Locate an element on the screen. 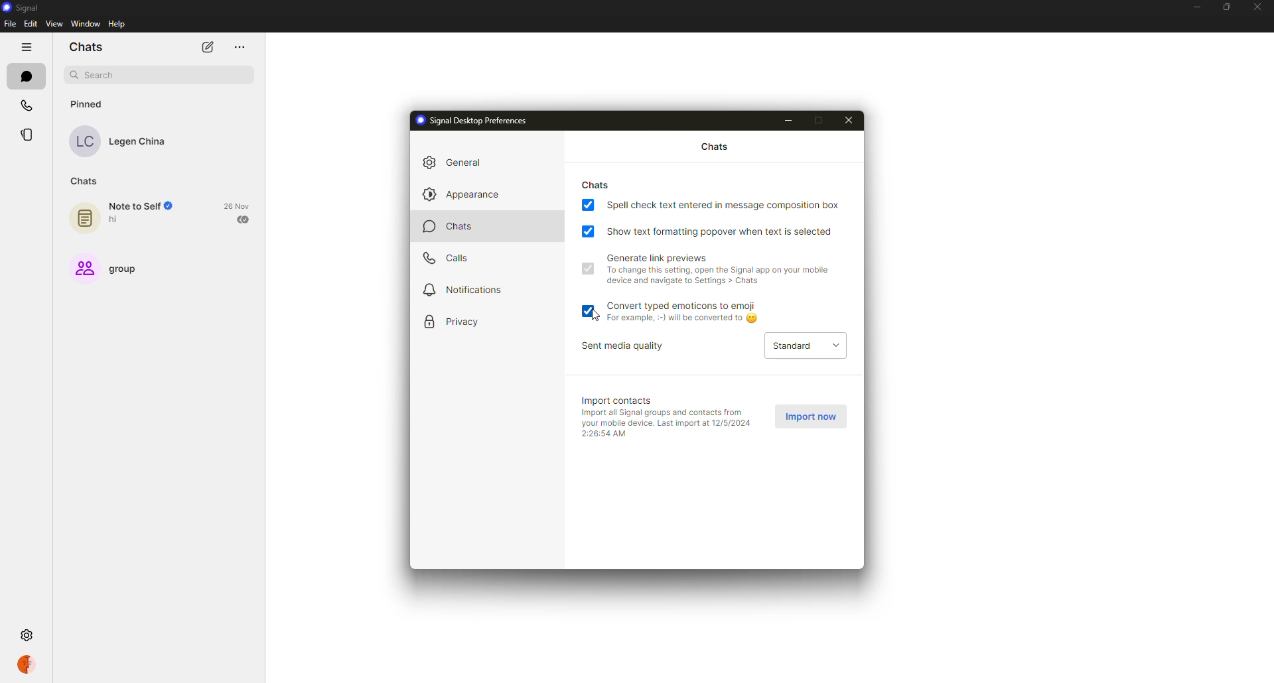  privacy is located at coordinates (455, 322).